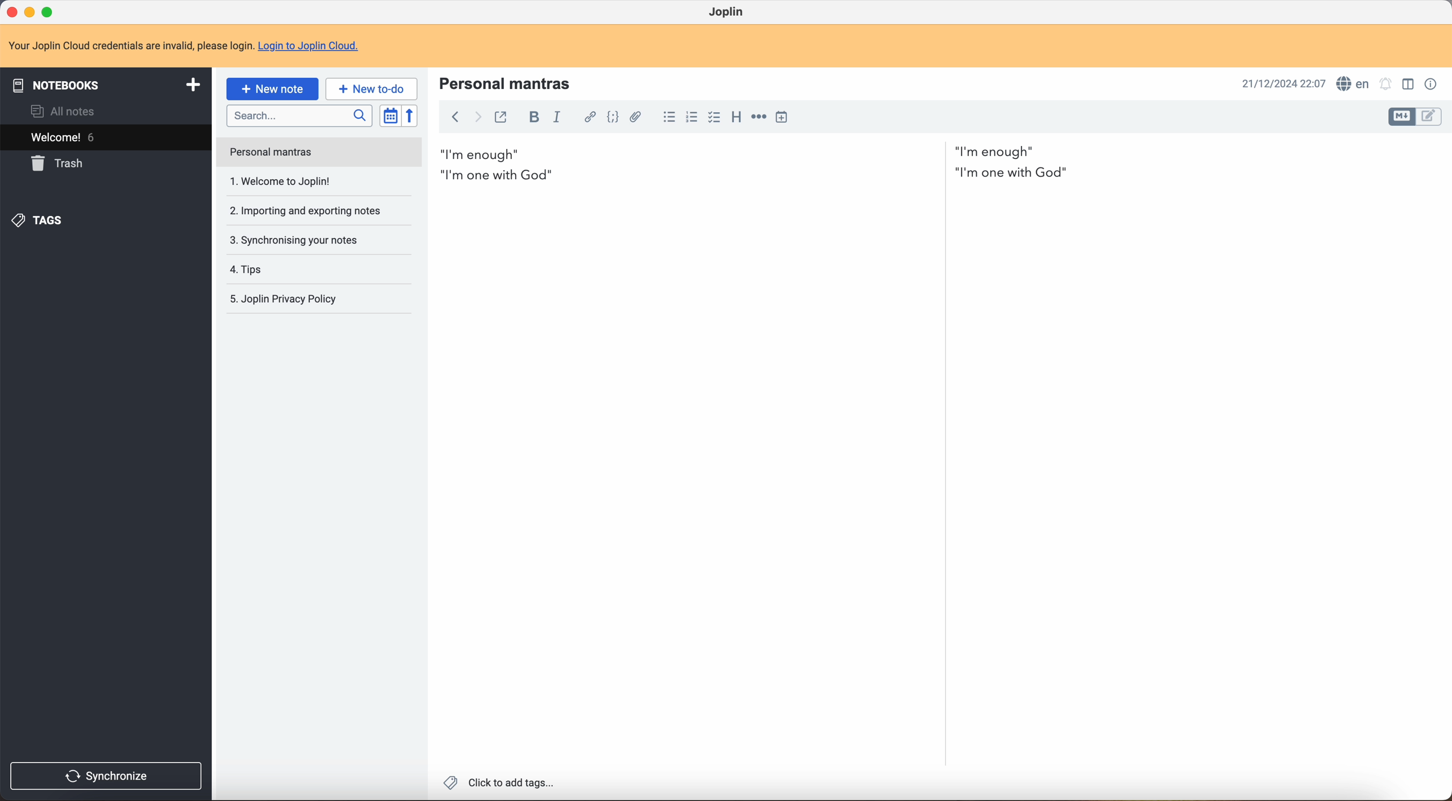 This screenshot has width=1452, height=801. I want to click on Joplin, so click(728, 11).